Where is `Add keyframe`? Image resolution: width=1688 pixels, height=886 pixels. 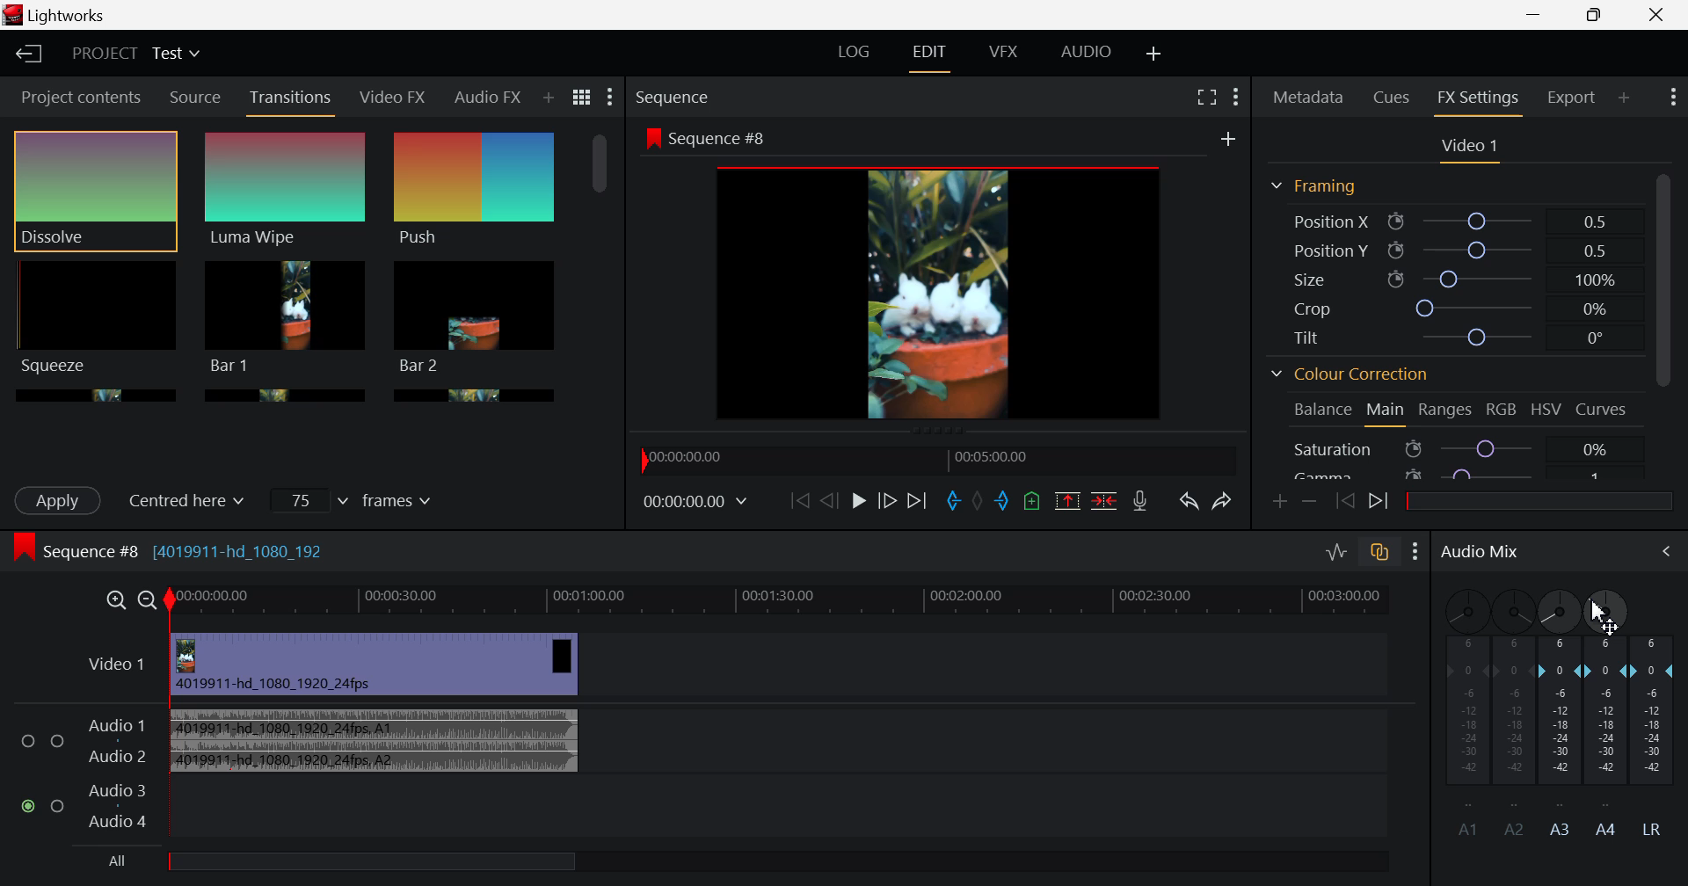
Add keyframe is located at coordinates (1277, 504).